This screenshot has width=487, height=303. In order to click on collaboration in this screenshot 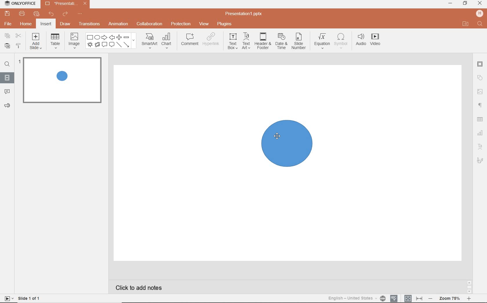, I will do `click(150, 24)`.